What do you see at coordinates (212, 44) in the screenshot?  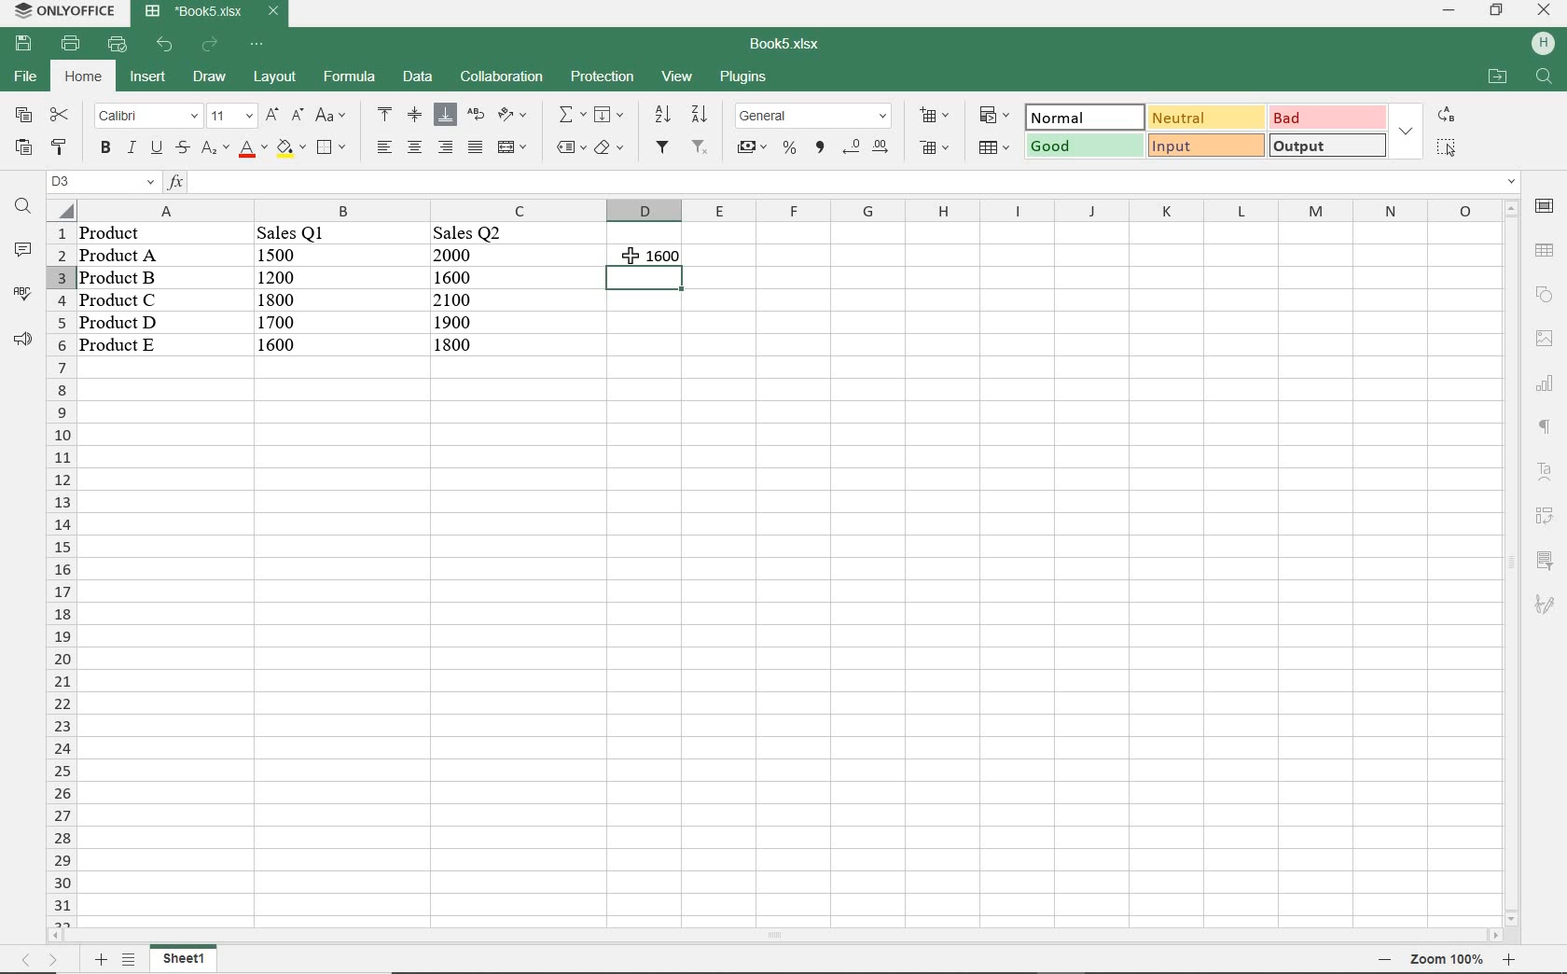 I see `redo` at bounding box center [212, 44].